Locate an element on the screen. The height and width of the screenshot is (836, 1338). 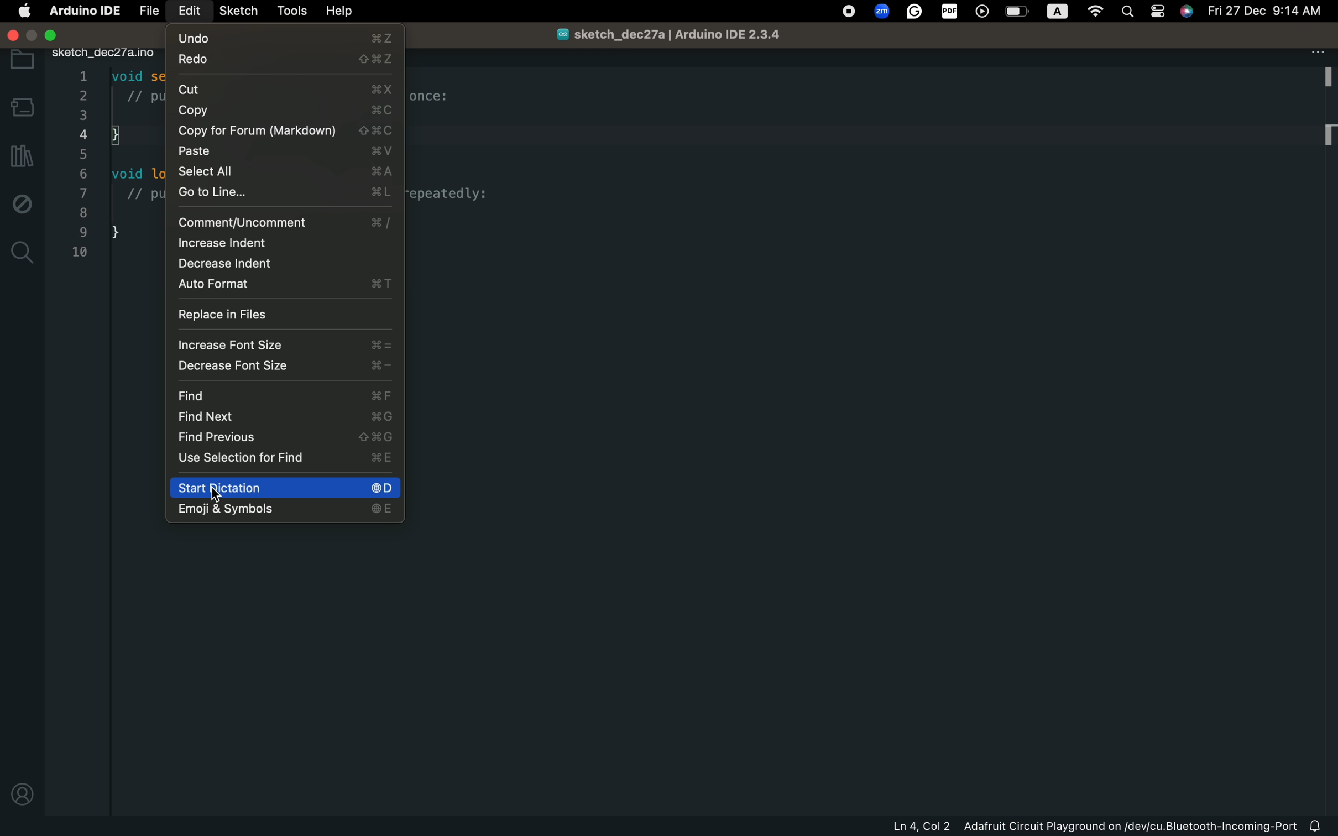
Fri 27 Dec 9:14 AM is located at coordinates (1264, 10).